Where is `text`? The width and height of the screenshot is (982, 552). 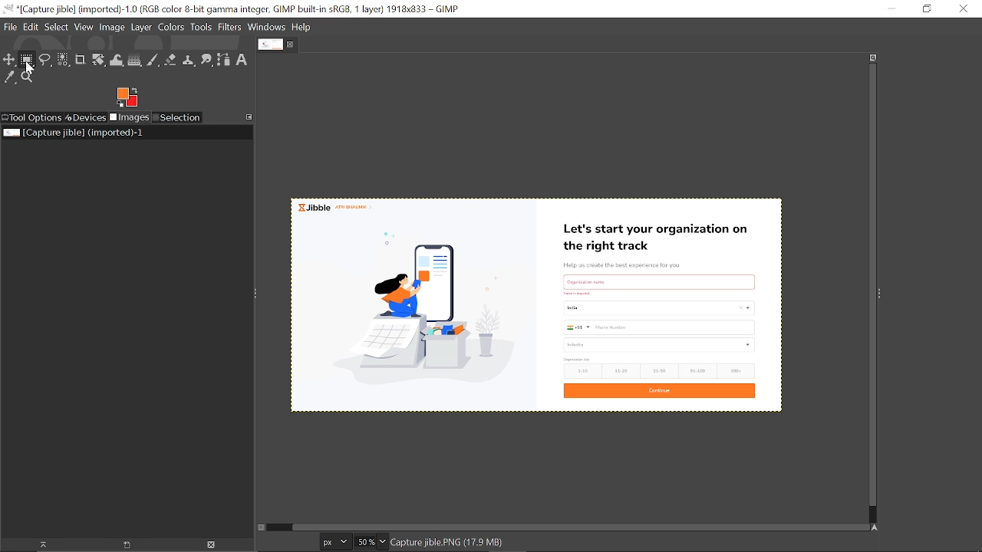
text is located at coordinates (660, 280).